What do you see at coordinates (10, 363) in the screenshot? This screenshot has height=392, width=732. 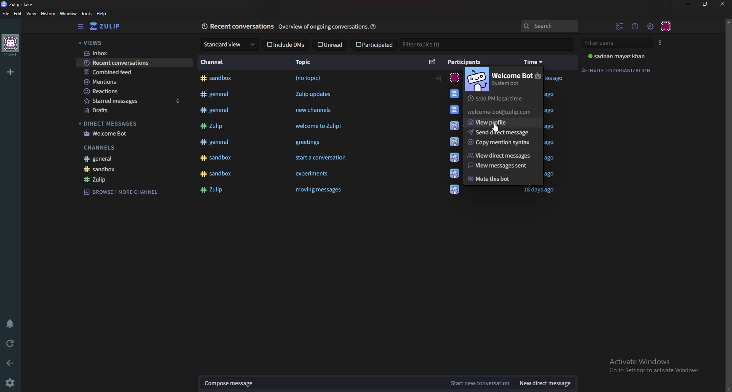 I see `back` at bounding box center [10, 363].